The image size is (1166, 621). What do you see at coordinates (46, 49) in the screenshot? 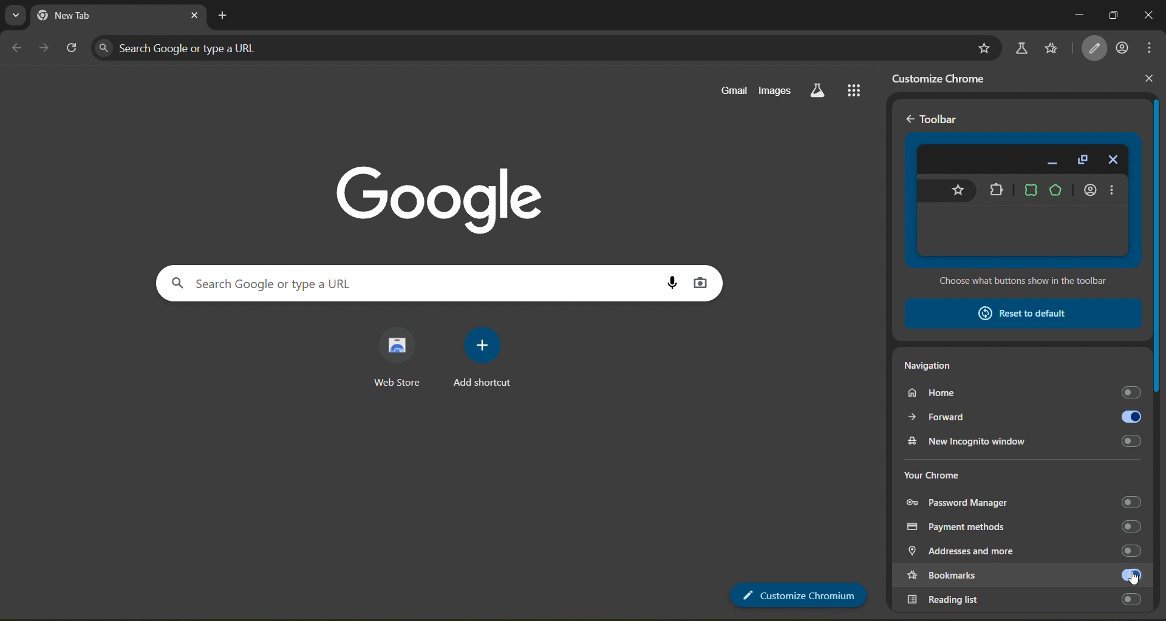
I see `go forward one page` at bounding box center [46, 49].